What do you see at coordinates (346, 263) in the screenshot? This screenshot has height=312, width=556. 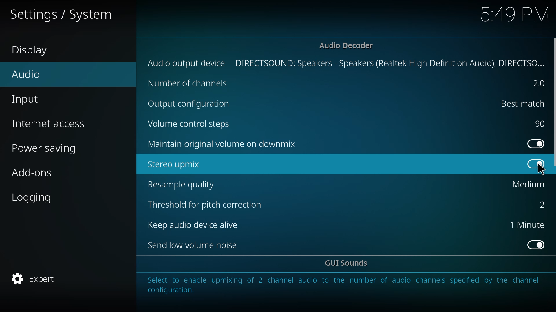 I see `gui sounds` at bounding box center [346, 263].